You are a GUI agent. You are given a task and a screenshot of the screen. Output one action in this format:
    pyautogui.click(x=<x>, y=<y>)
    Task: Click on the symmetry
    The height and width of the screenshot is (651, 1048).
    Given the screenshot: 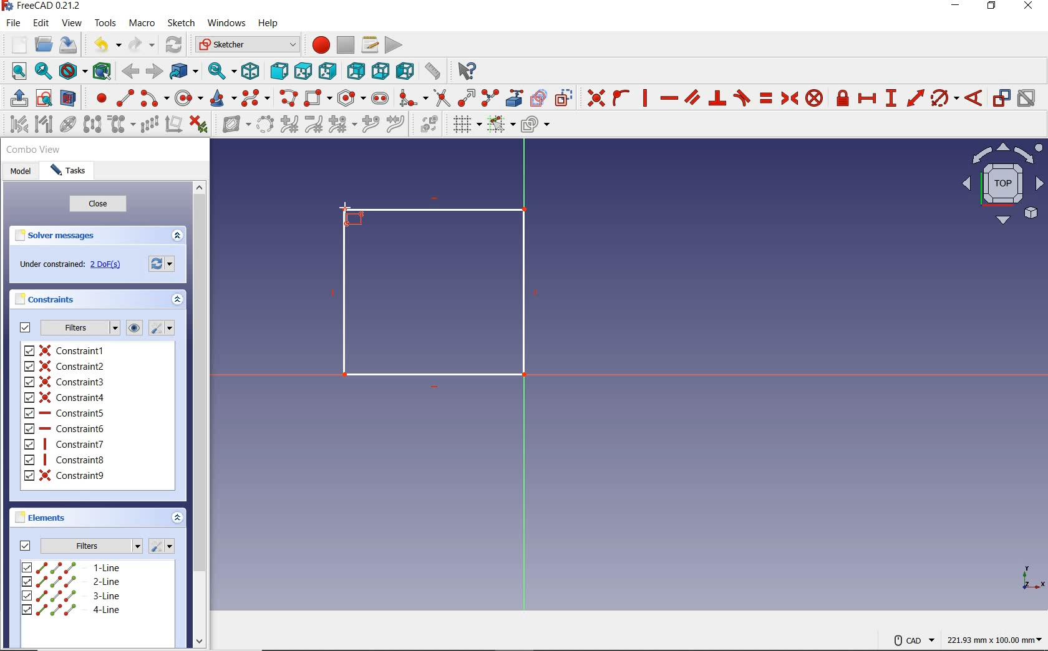 What is the action you would take?
    pyautogui.click(x=92, y=124)
    